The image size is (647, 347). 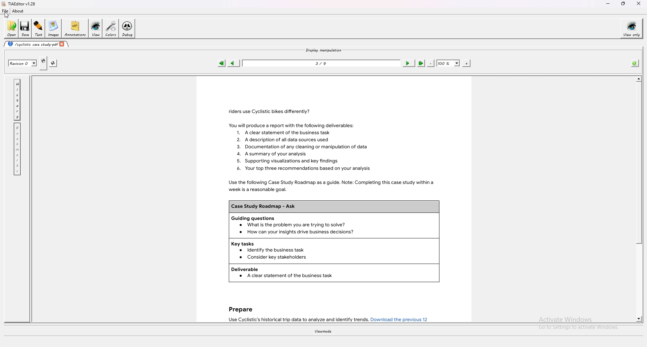 What do you see at coordinates (624, 3) in the screenshot?
I see `resize` at bounding box center [624, 3].